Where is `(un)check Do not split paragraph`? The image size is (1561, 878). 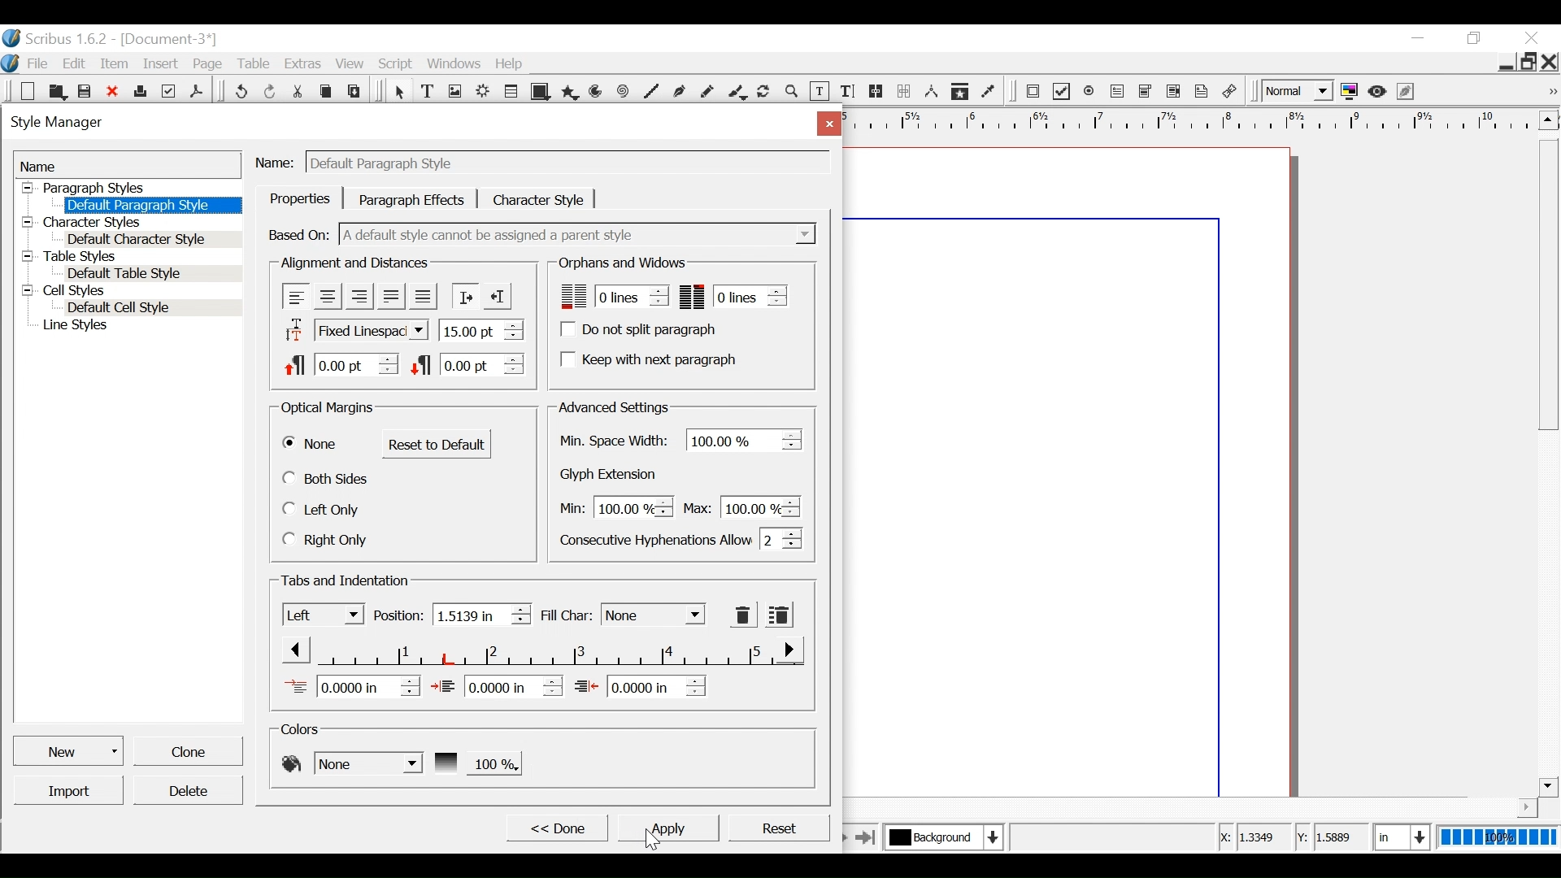 (un)check Do not split paragraph is located at coordinates (641, 329).